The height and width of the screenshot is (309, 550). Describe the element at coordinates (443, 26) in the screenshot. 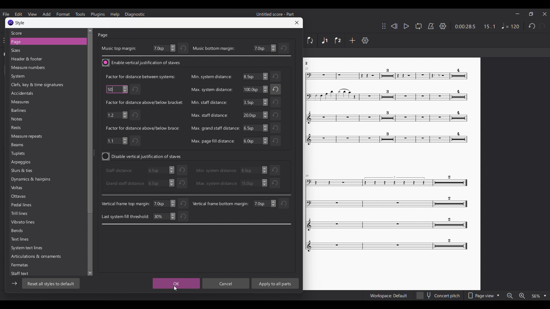

I see `Settings` at that location.